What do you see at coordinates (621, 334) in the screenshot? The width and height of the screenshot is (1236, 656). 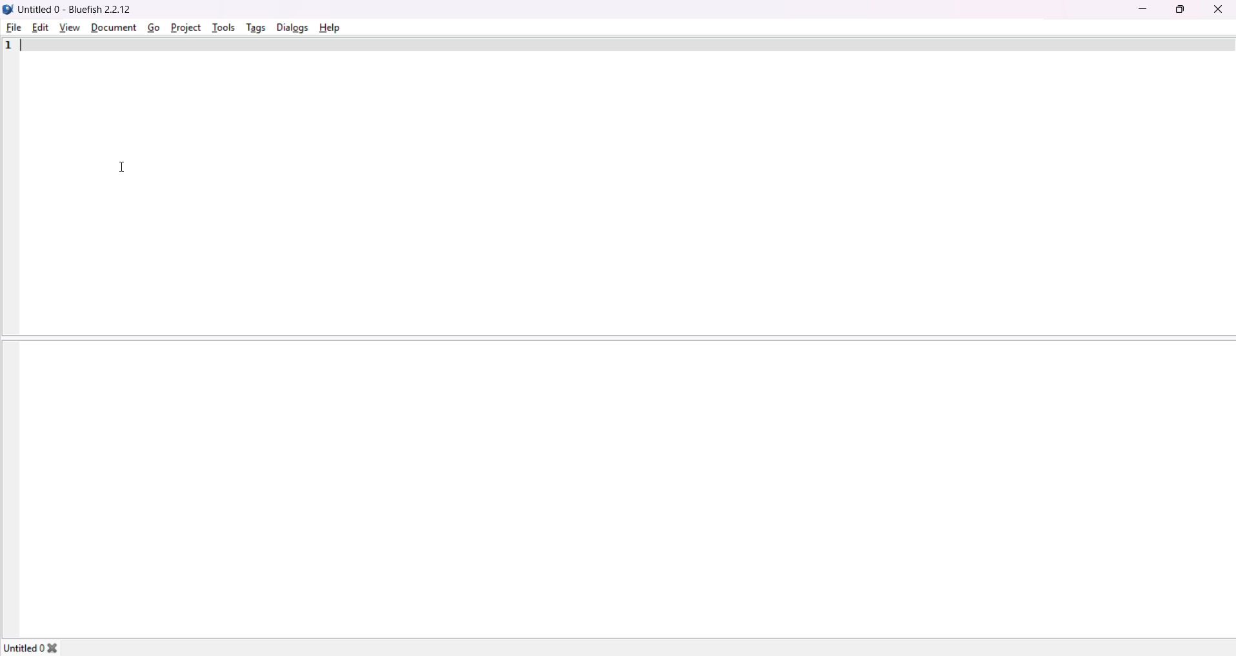 I see `Demarcating line` at bounding box center [621, 334].